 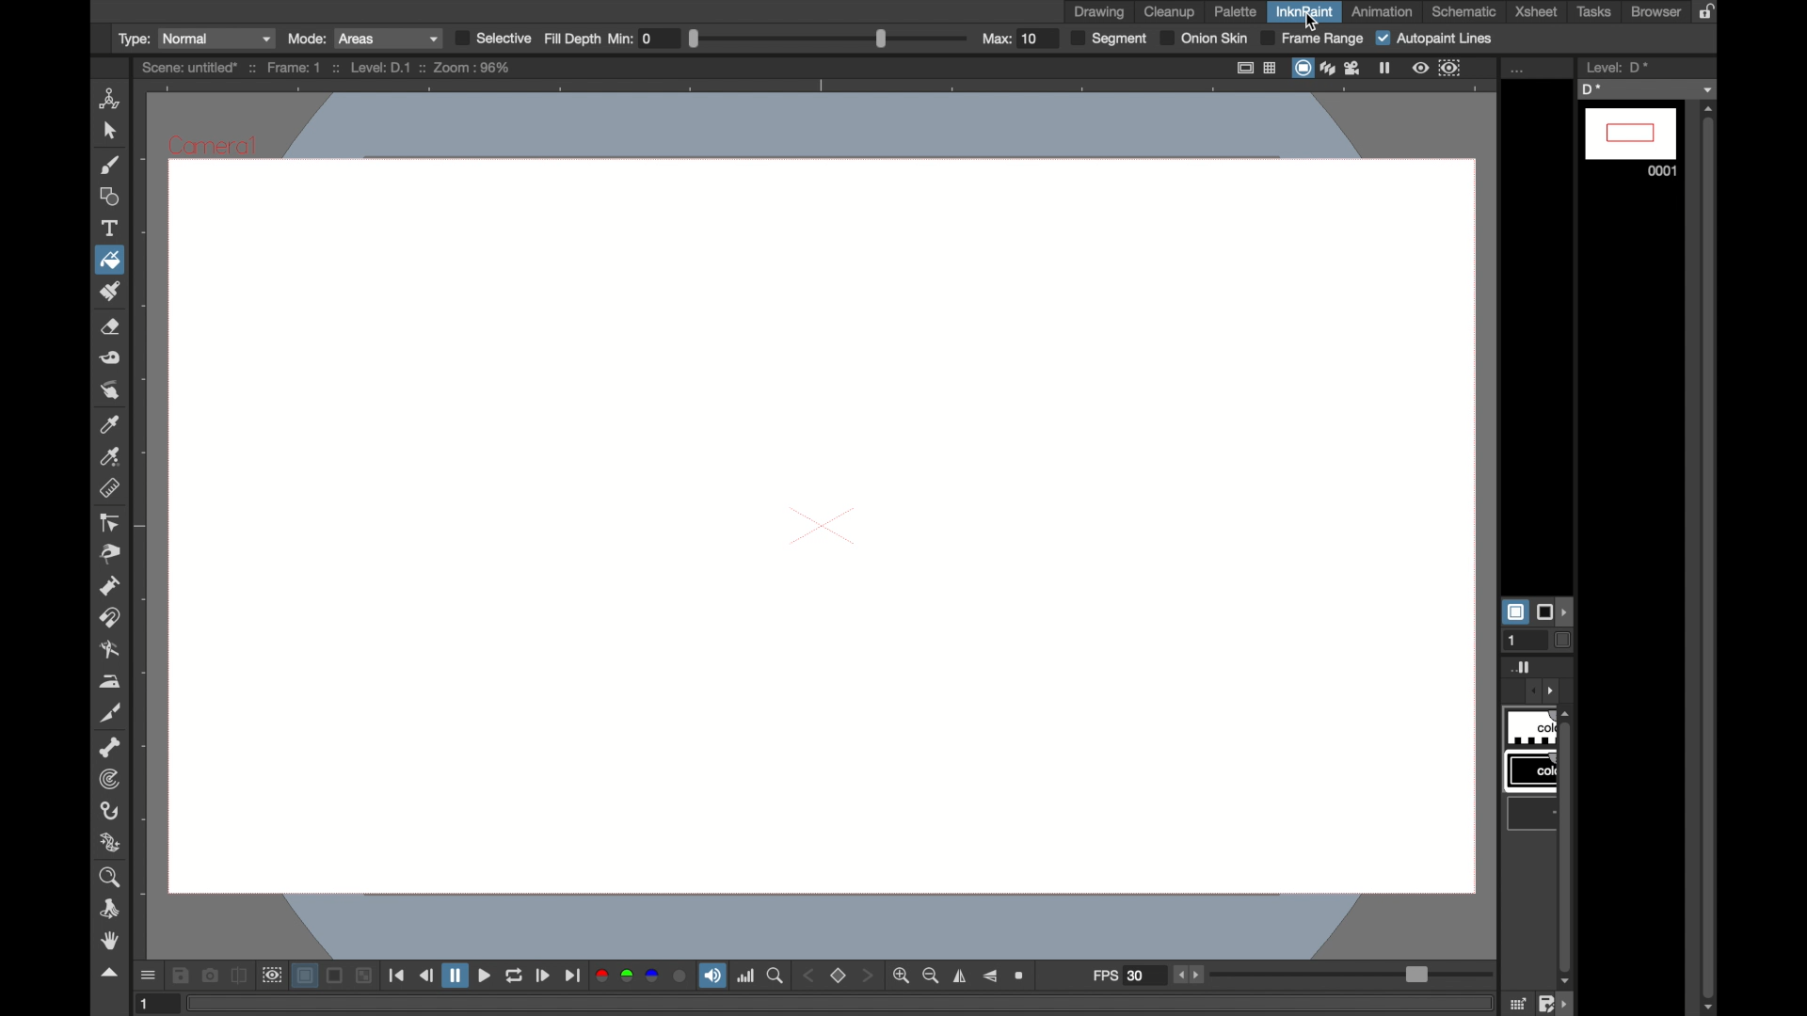 I want to click on minimize, so click(x=366, y=977).